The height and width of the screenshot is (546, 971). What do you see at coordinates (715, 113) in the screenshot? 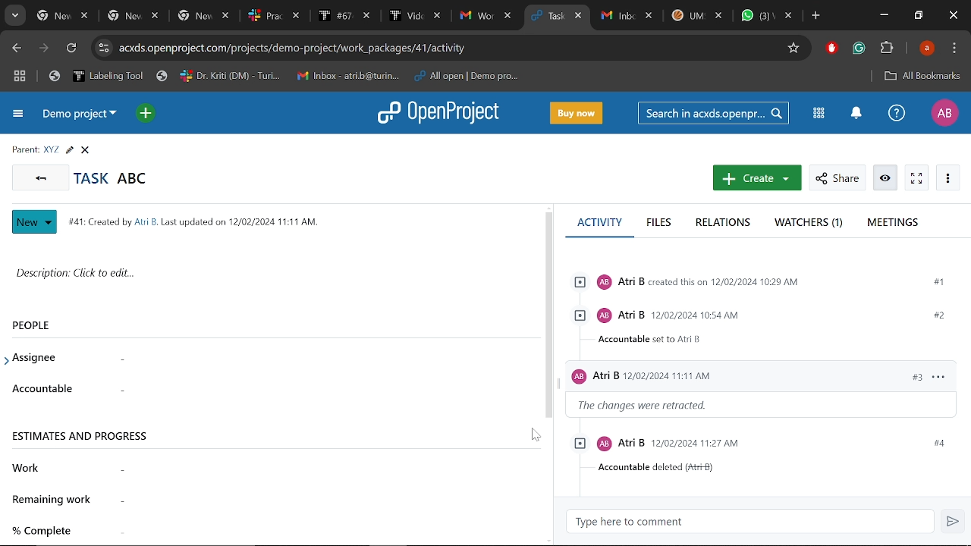
I see `Search in acxds.openproject` at bounding box center [715, 113].